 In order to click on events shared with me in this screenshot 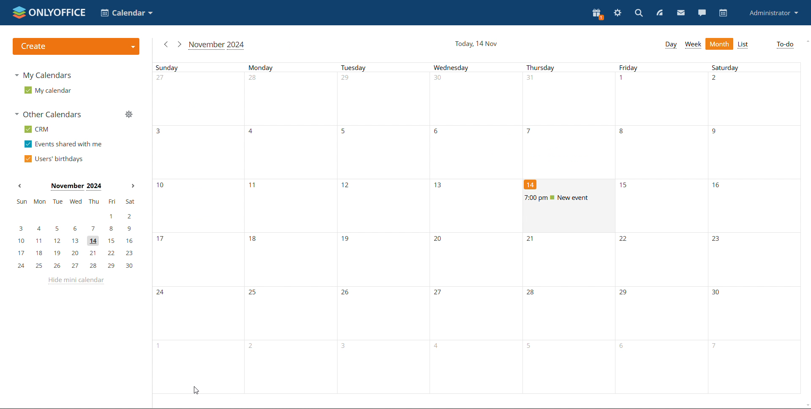, I will do `click(63, 144)`.